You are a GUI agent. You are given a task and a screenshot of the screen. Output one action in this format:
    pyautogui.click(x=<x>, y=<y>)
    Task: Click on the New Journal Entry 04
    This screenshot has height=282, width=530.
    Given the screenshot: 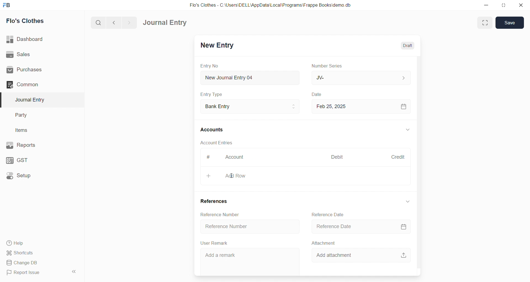 What is the action you would take?
    pyautogui.click(x=249, y=77)
    